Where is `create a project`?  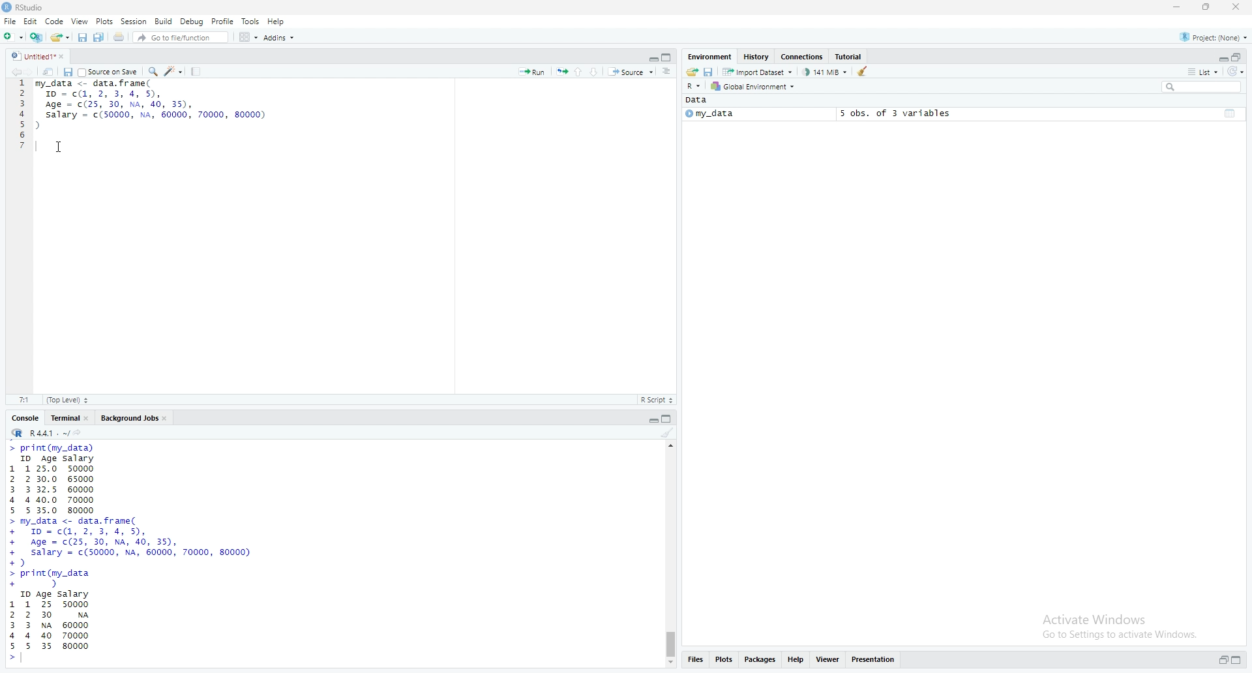 create a project is located at coordinates (37, 38).